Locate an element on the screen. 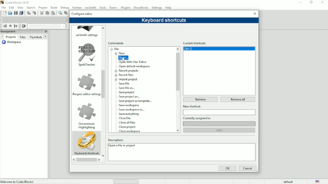 The image size is (328, 184). Paste is located at coordinates (53, 13).